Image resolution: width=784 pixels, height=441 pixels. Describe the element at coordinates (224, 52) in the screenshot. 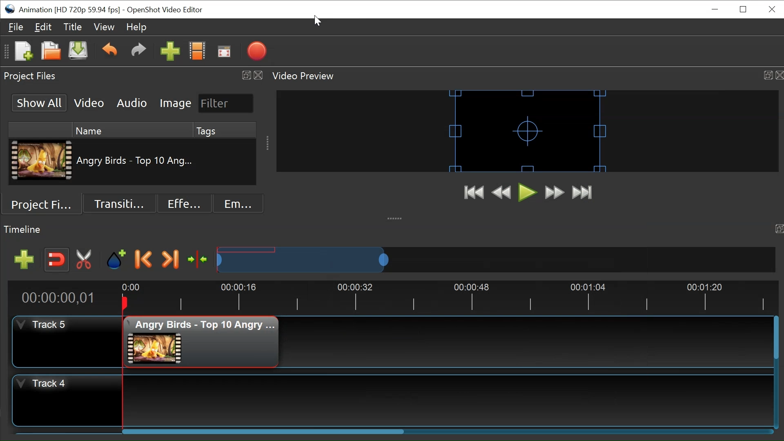

I see `Fullscreen` at that location.